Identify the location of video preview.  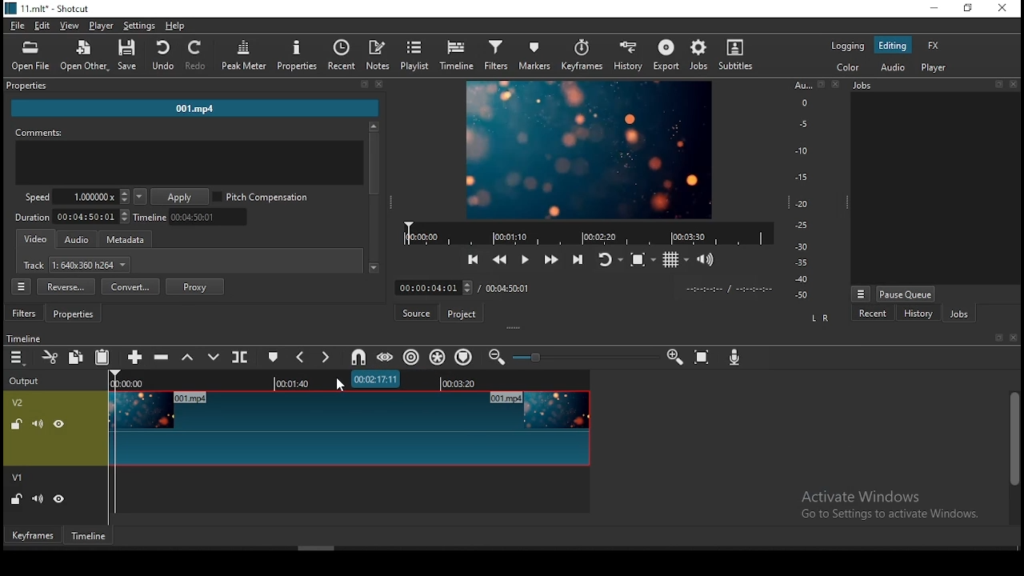
(587, 151).